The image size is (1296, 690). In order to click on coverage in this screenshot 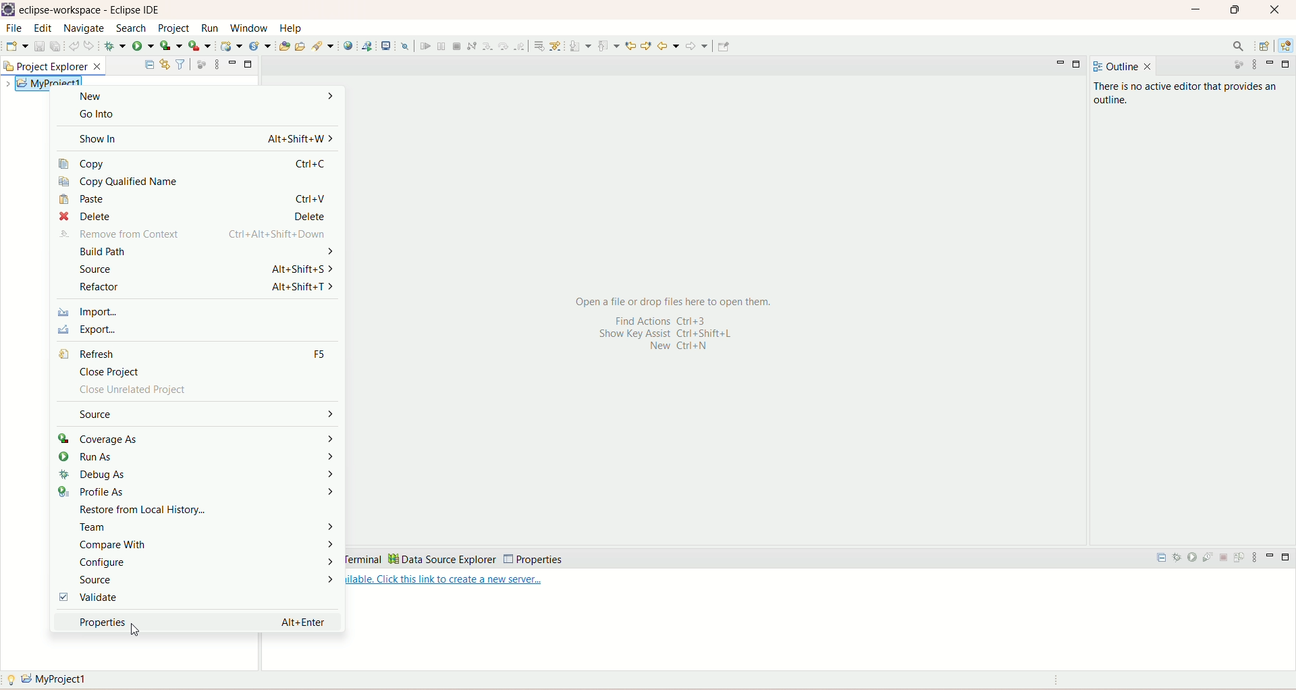, I will do `click(171, 46)`.